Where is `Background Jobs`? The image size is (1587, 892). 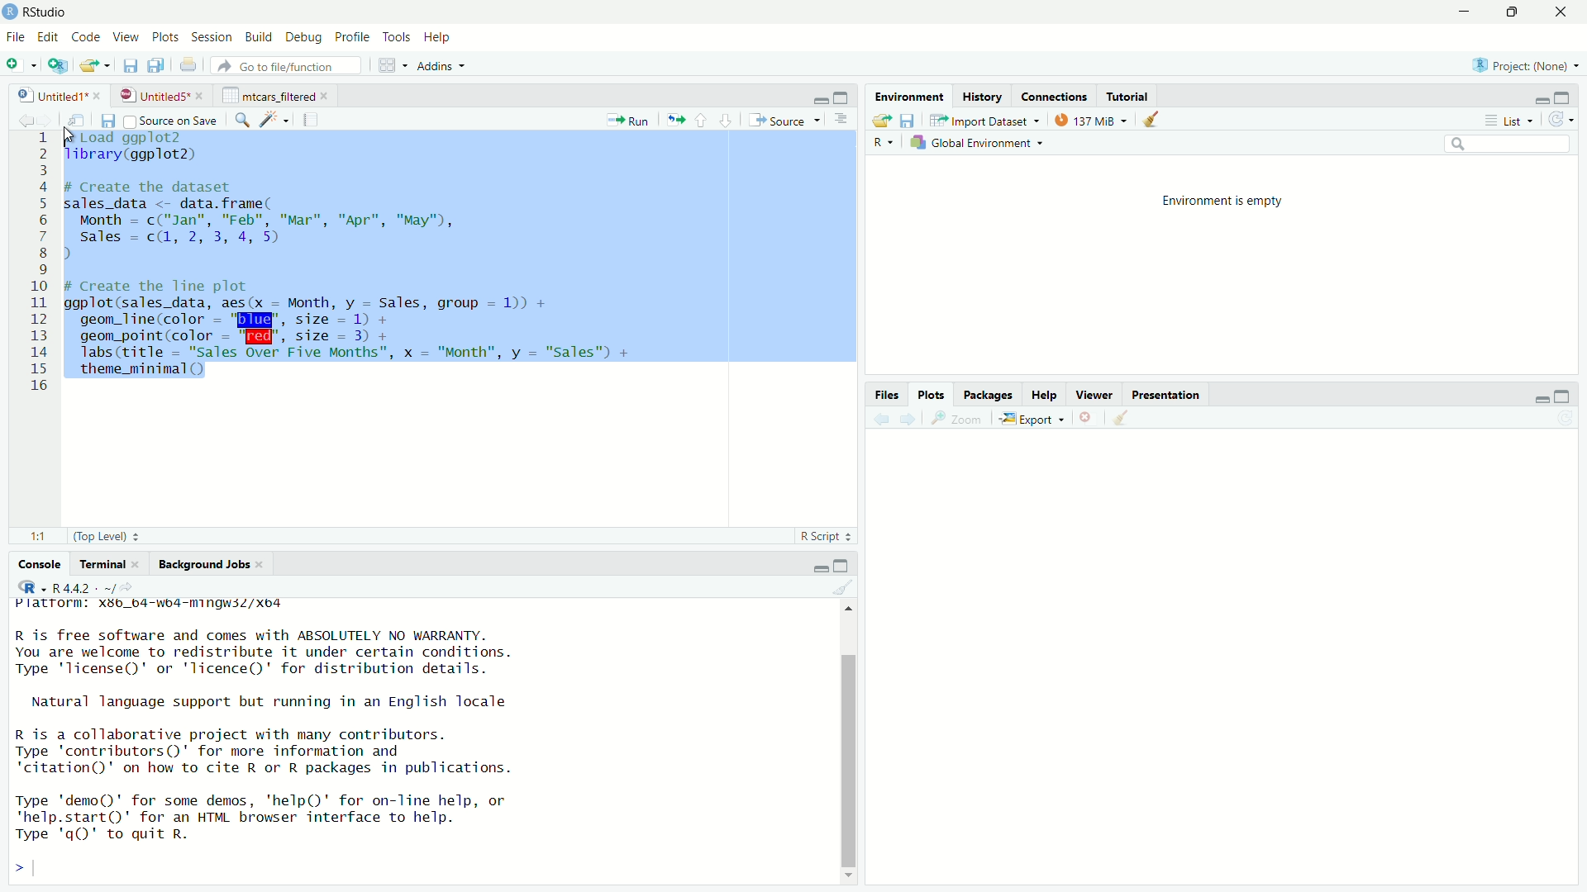 Background Jobs is located at coordinates (204, 565).